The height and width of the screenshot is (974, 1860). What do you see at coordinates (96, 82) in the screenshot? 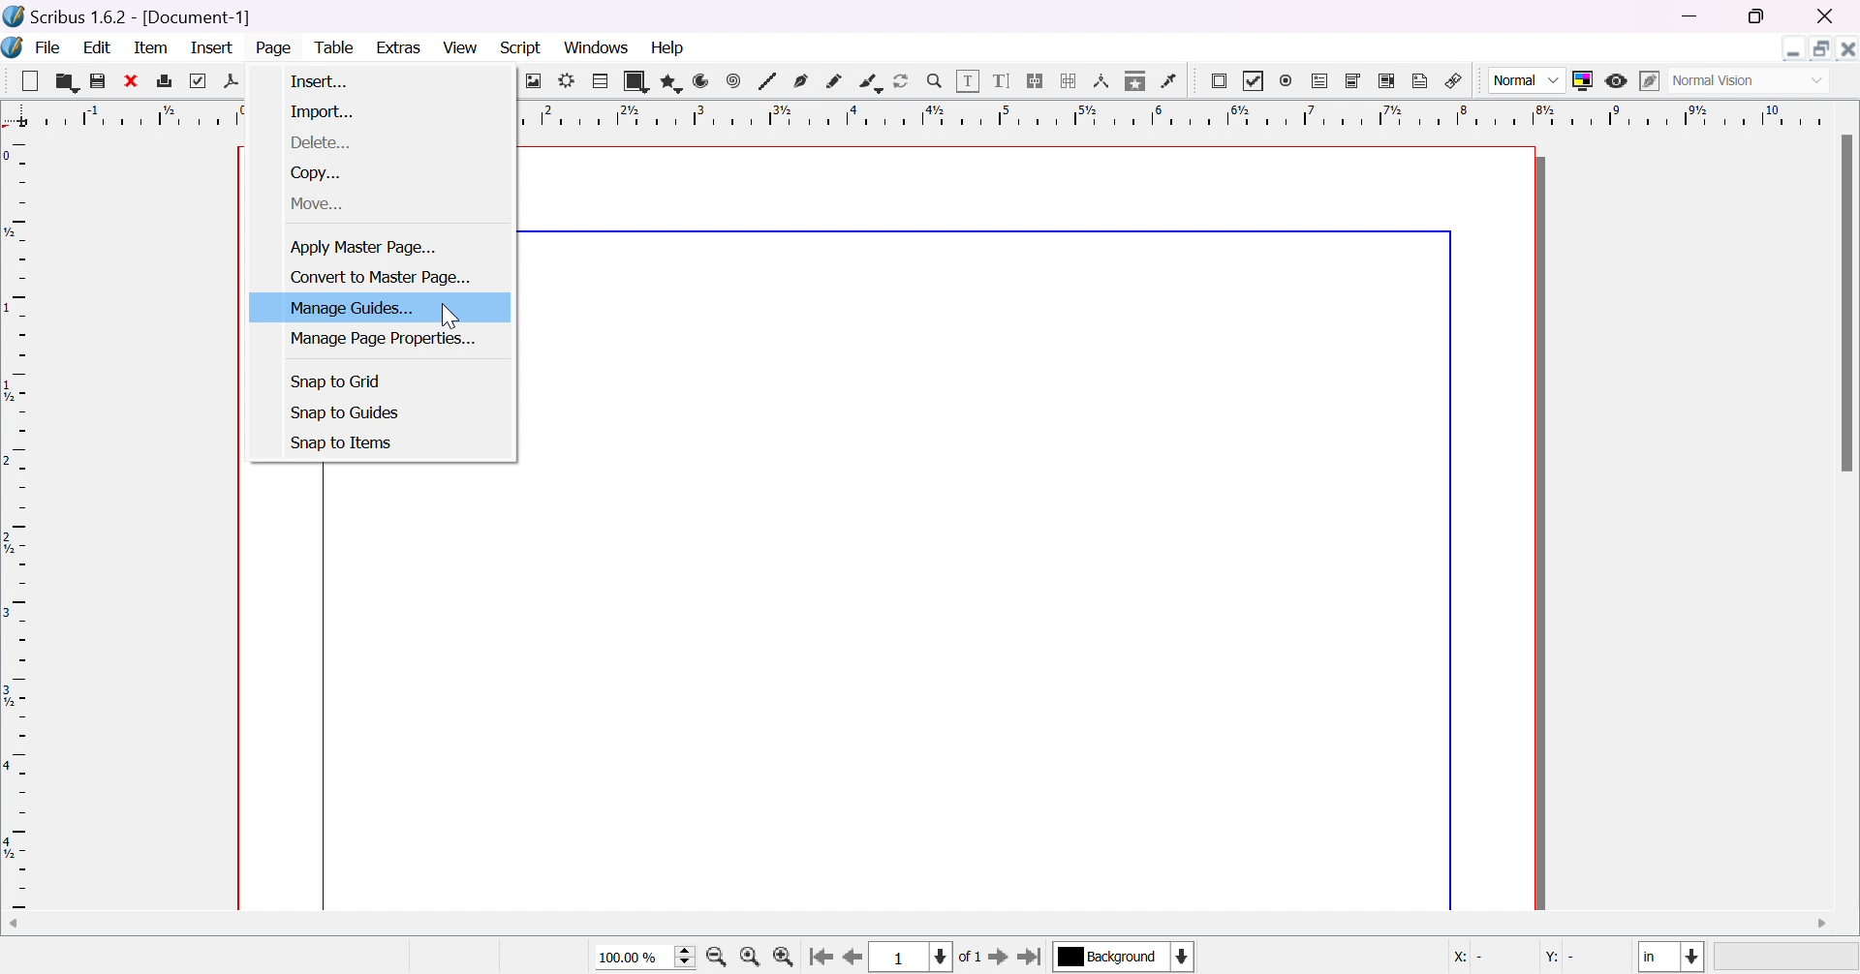
I see `save` at bounding box center [96, 82].